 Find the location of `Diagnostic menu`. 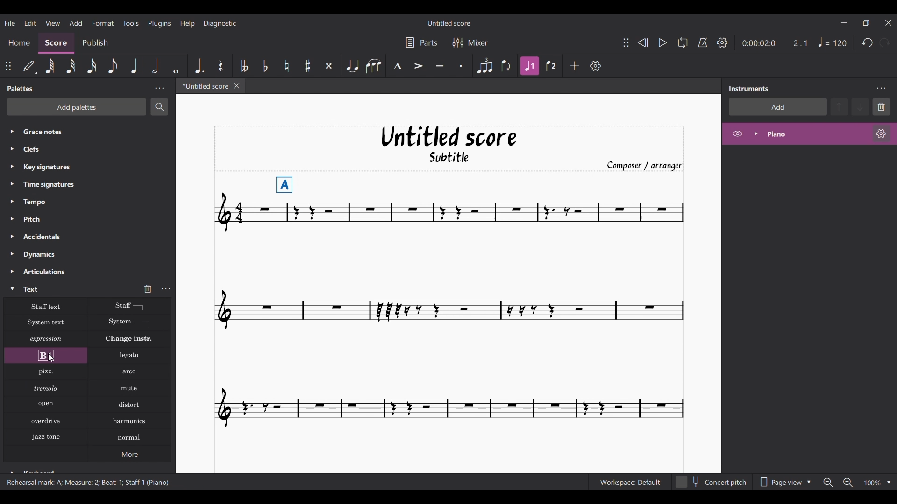

Diagnostic menu is located at coordinates (220, 23).